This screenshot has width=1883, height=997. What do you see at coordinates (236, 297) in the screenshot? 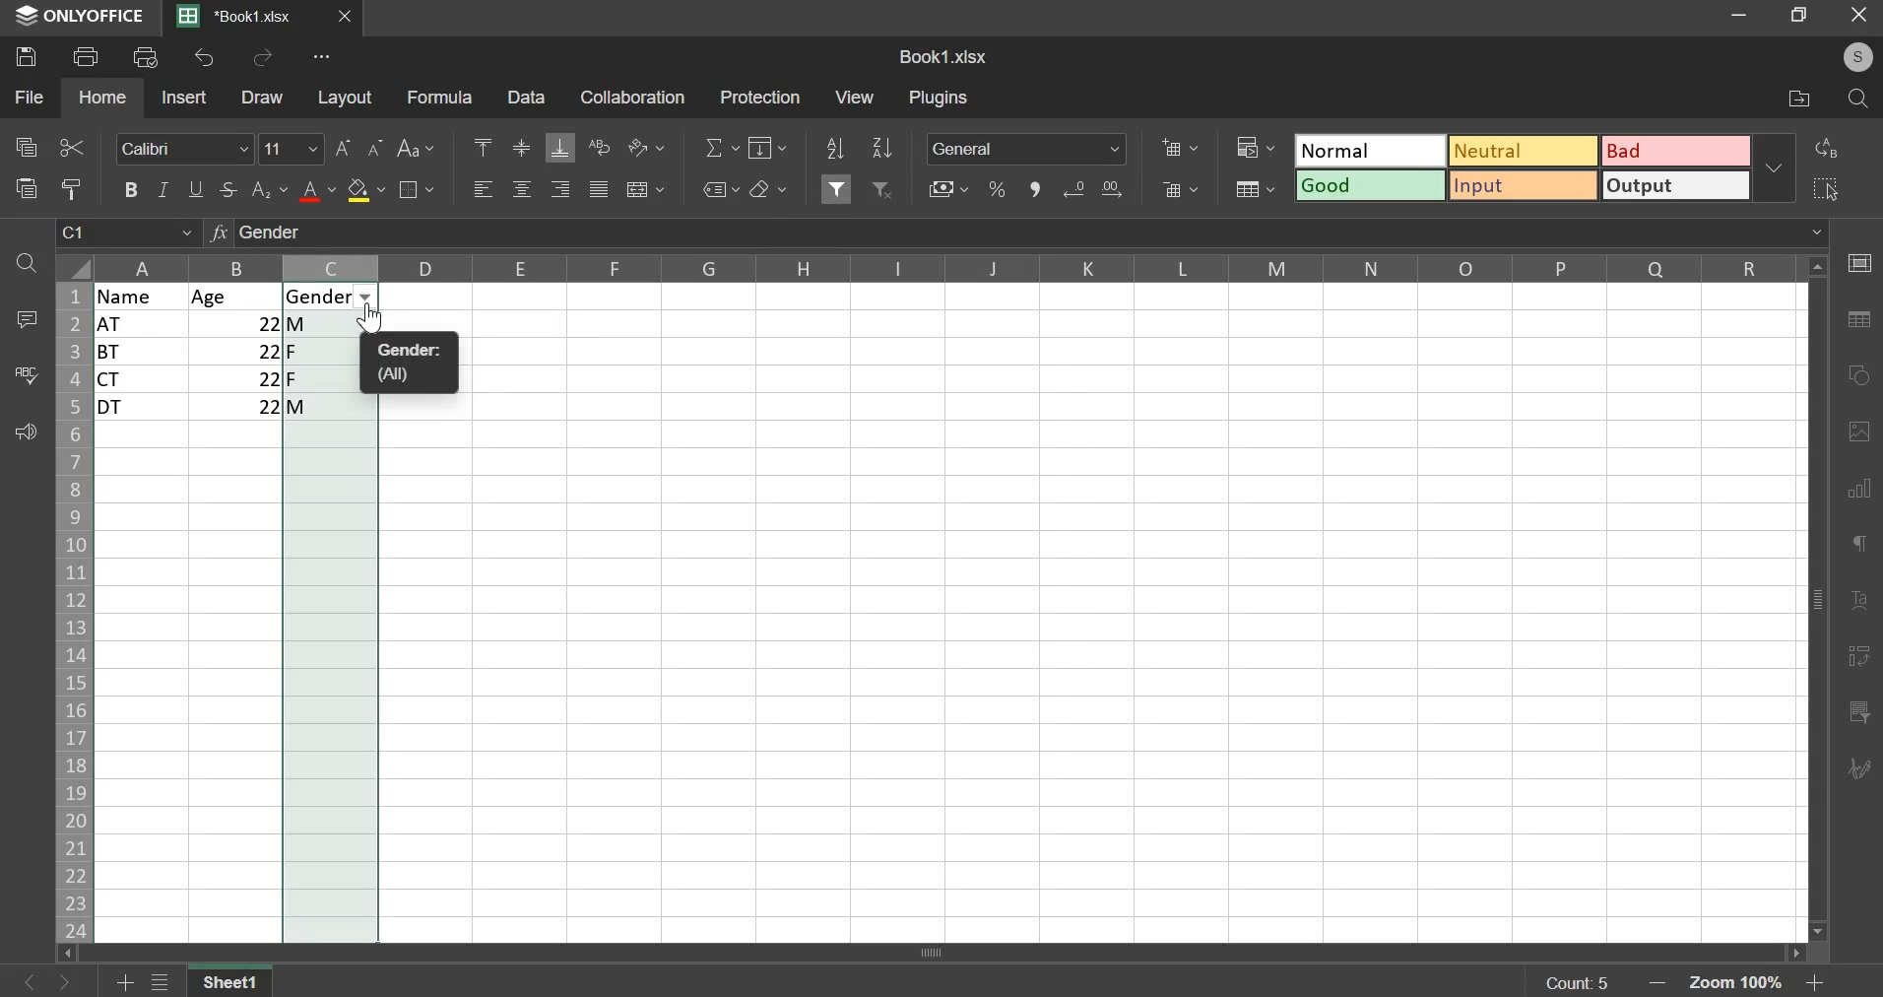
I see `age` at bounding box center [236, 297].